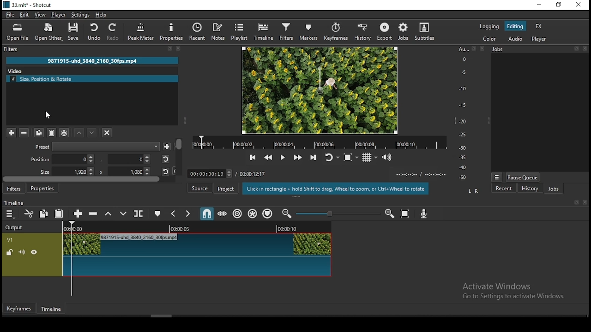 The image size is (591, 332). What do you see at coordinates (92, 133) in the screenshot?
I see `move filter down` at bounding box center [92, 133].